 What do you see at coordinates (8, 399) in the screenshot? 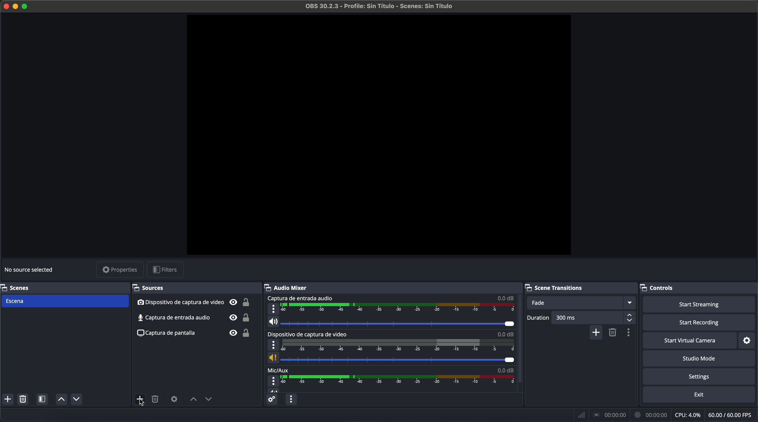
I see `add scene` at bounding box center [8, 399].